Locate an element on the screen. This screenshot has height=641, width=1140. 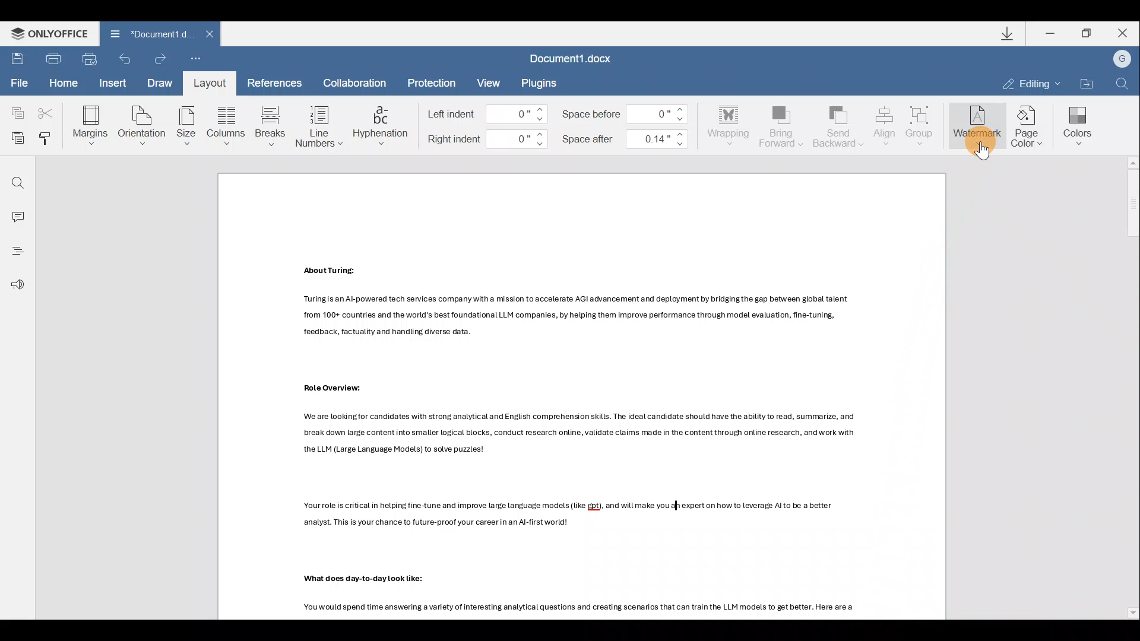
Space after is located at coordinates (624, 141).